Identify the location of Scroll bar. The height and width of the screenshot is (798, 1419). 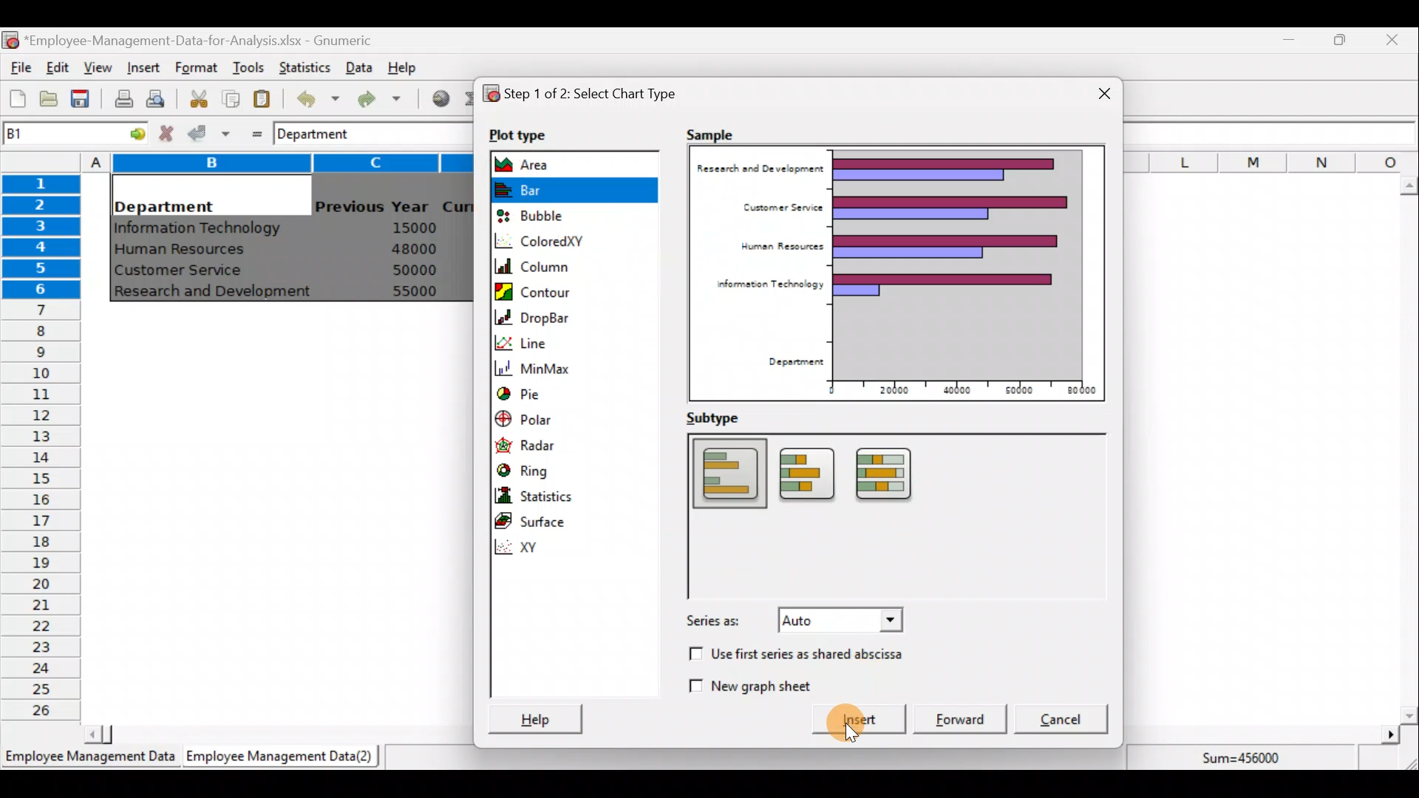
(1409, 450).